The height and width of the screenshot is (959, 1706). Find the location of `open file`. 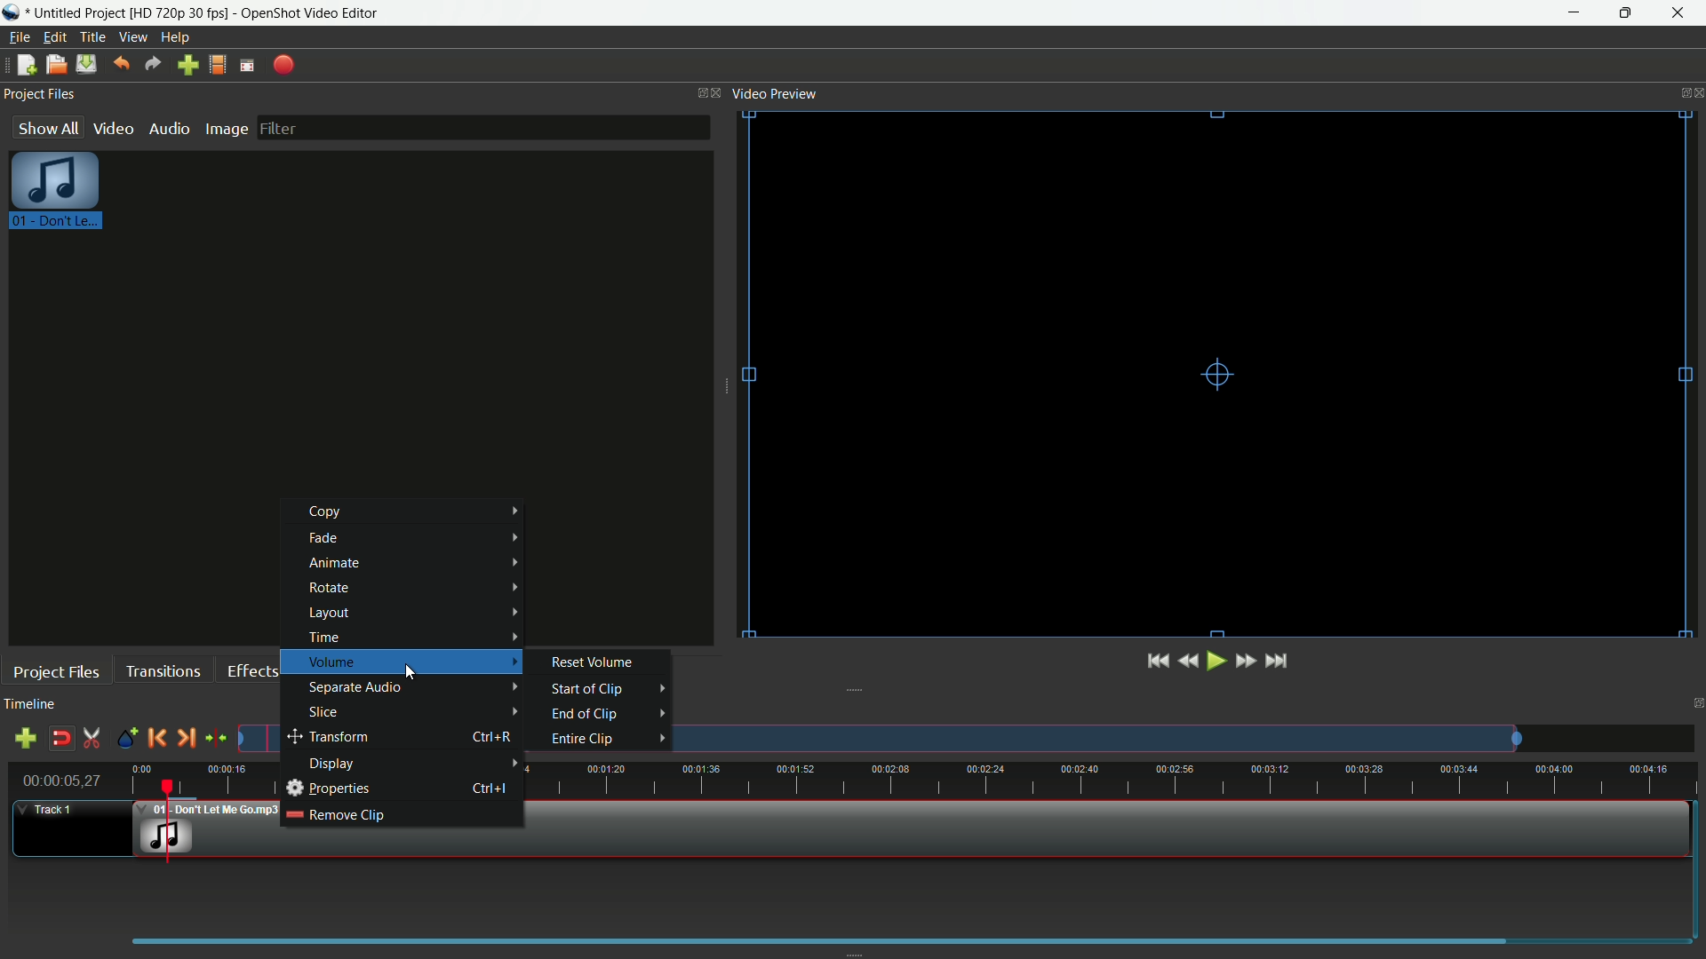

open file is located at coordinates (56, 65).